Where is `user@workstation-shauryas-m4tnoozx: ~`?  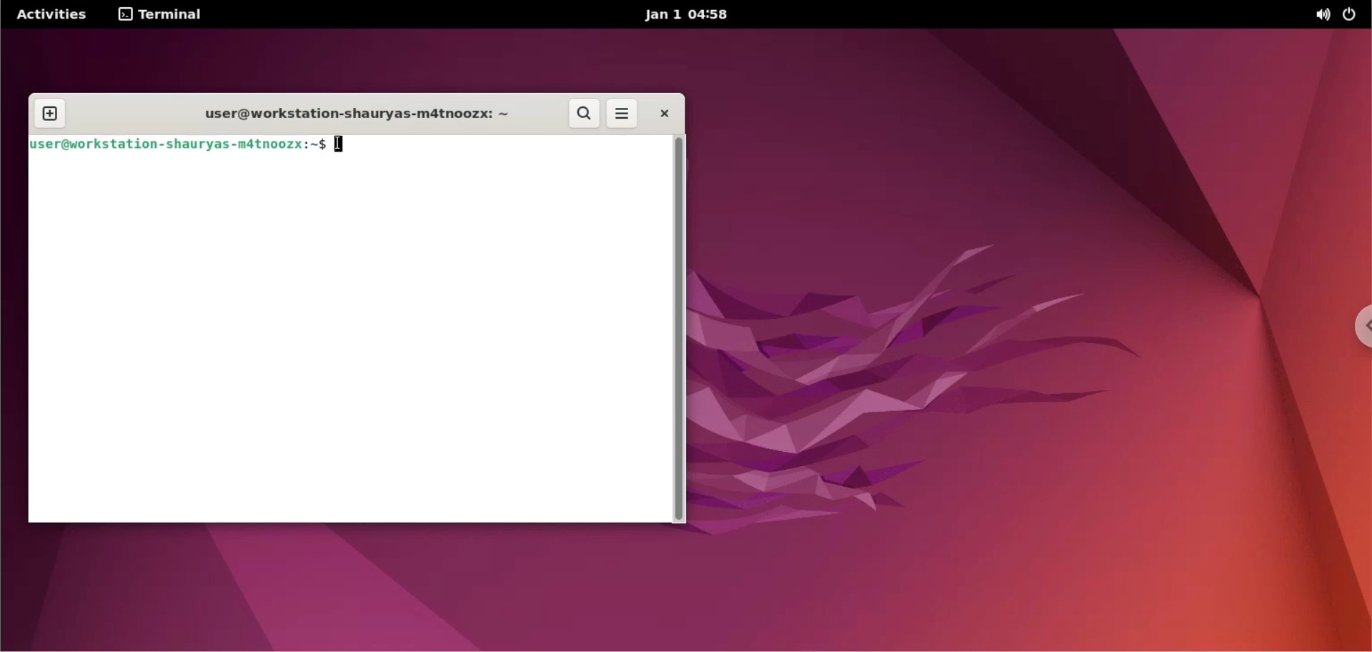 user@workstation-shauryas-m4tnoozx: ~ is located at coordinates (355, 114).